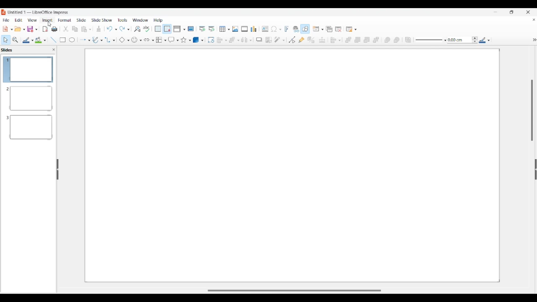  Describe the element at coordinates (124, 29) in the screenshot. I see `Redo options` at that location.